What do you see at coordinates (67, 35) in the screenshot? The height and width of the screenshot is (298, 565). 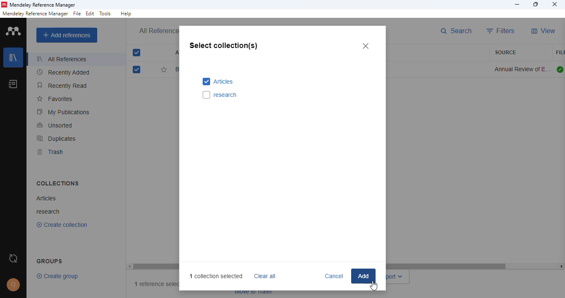 I see `add references` at bounding box center [67, 35].